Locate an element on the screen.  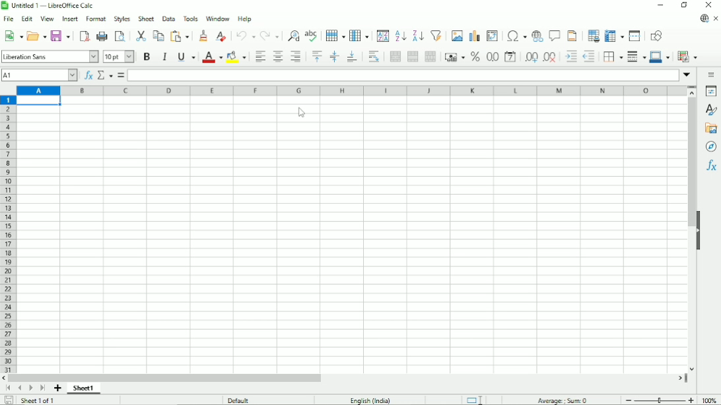
Copy is located at coordinates (158, 36).